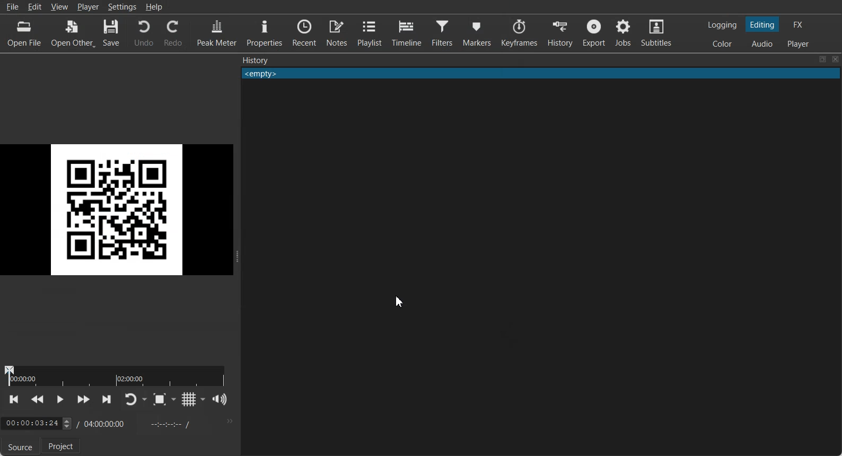 Image resolution: width=842 pixels, height=456 pixels. Describe the element at coordinates (12, 7) in the screenshot. I see `File` at that location.